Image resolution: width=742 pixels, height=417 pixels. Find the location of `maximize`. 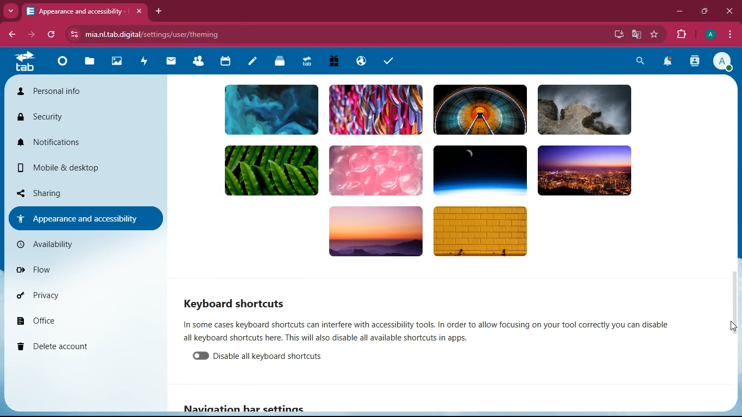

maximize is located at coordinates (705, 12).